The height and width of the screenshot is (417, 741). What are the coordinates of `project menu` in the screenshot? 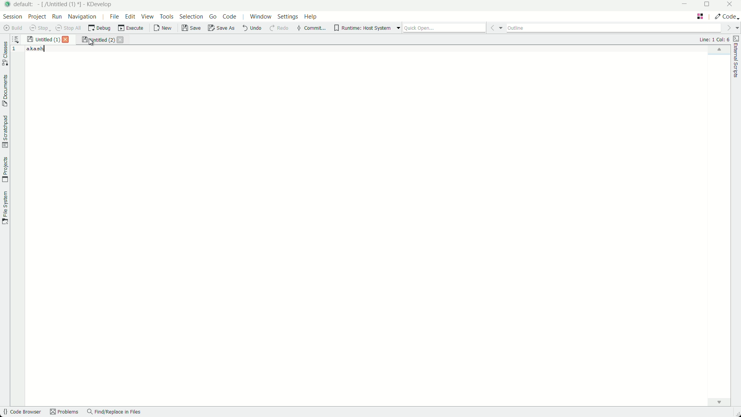 It's located at (36, 17).